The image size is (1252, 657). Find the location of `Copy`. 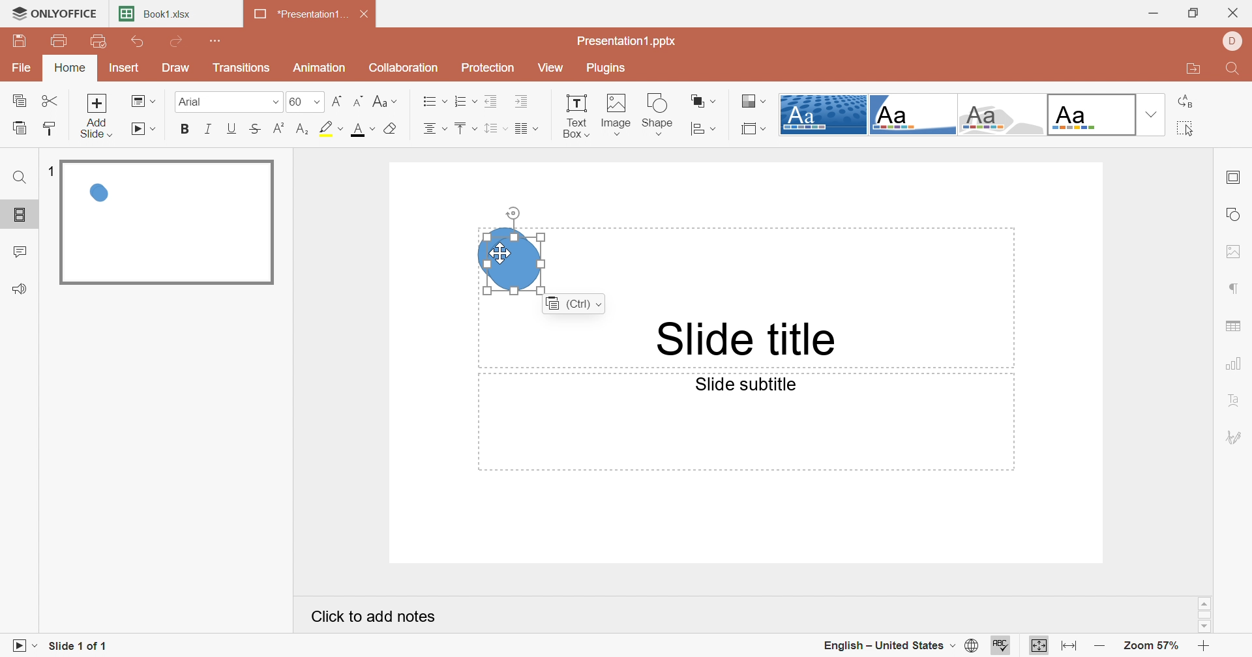

Copy is located at coordinates (19, 101).